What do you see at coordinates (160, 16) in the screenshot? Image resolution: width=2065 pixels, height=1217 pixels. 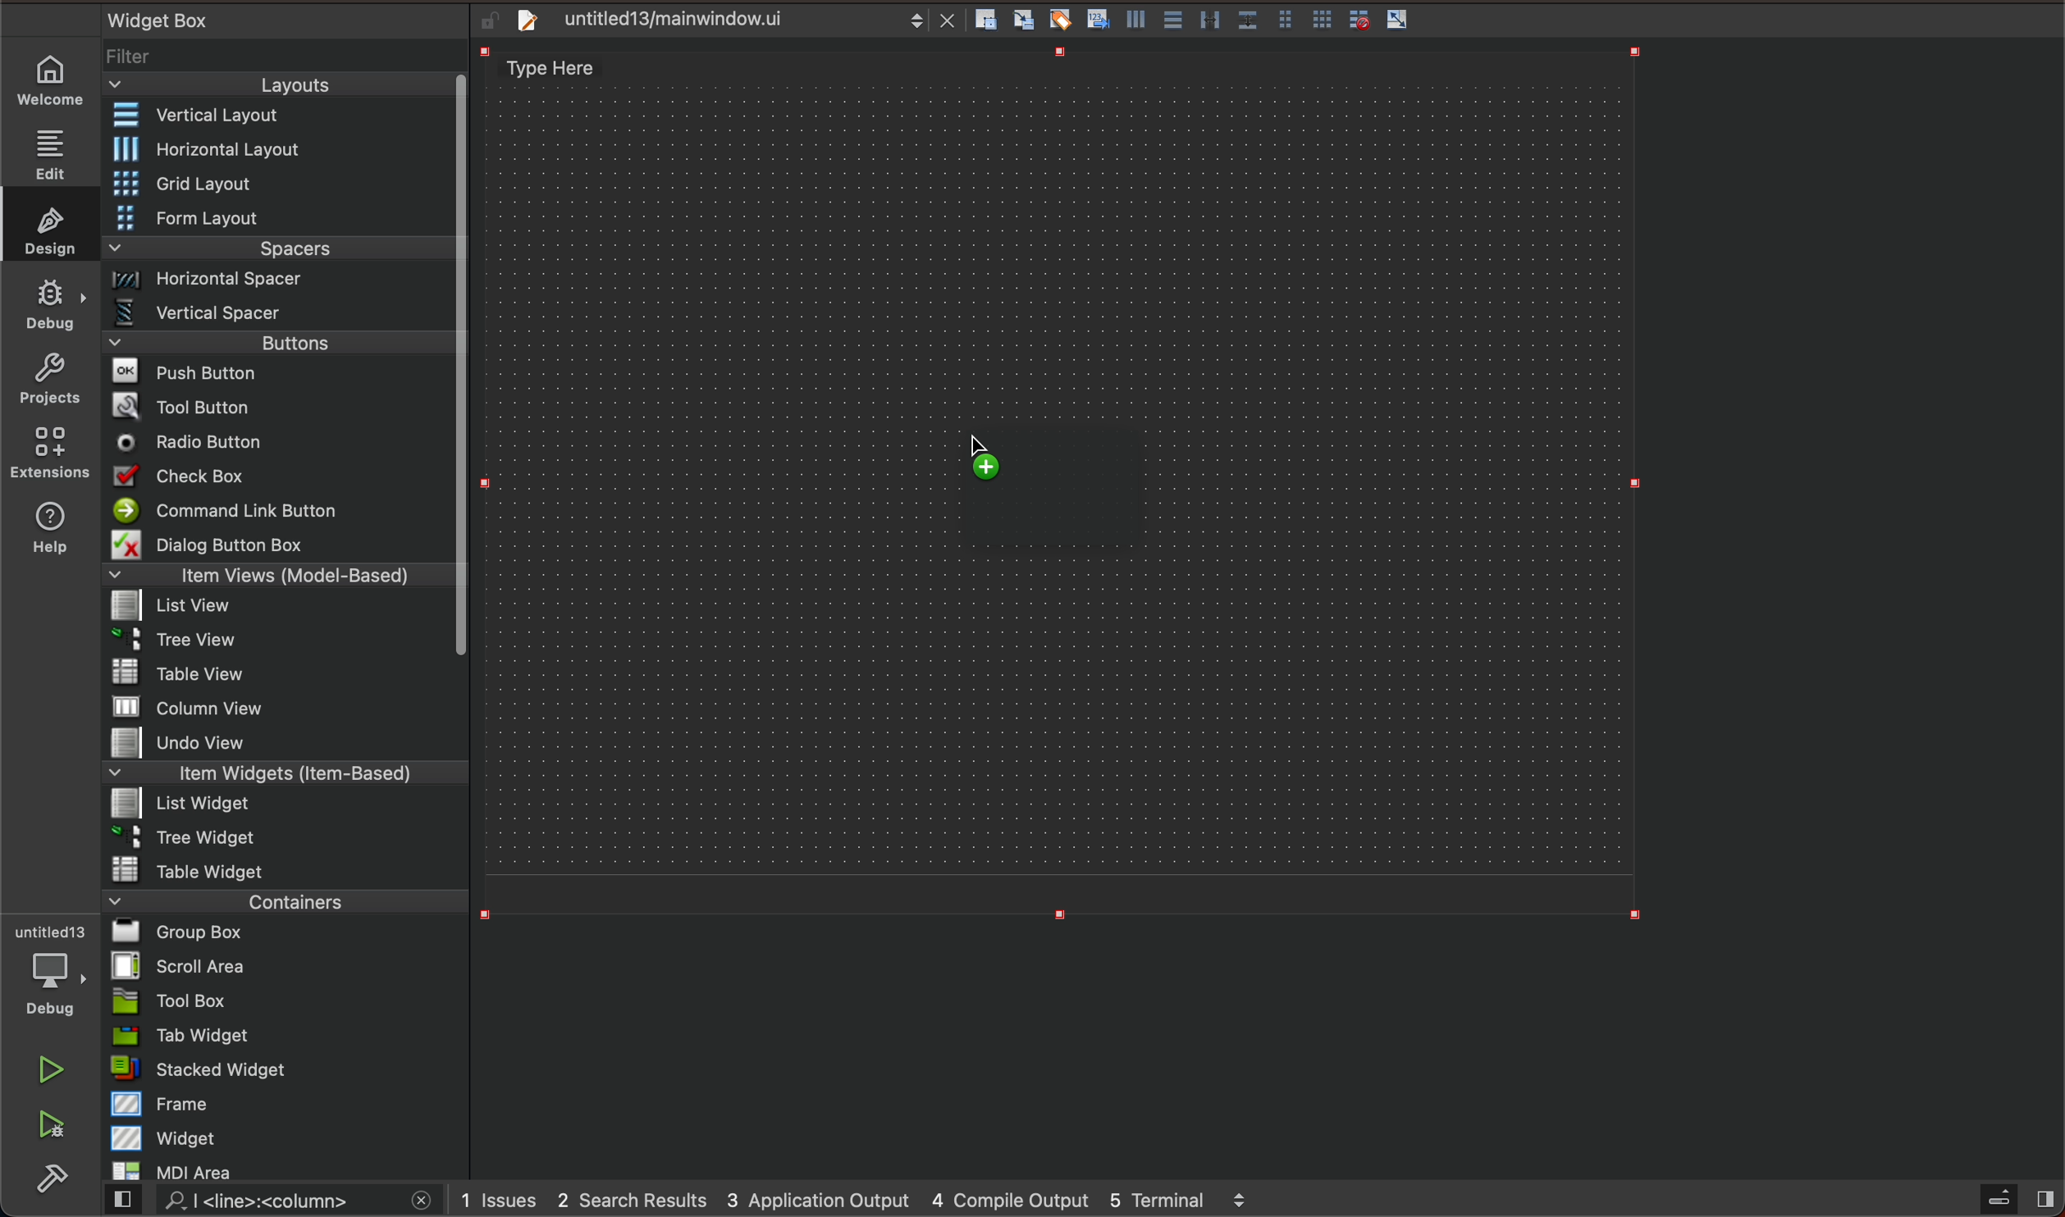 I see `text` at bounding box center [160, 16].